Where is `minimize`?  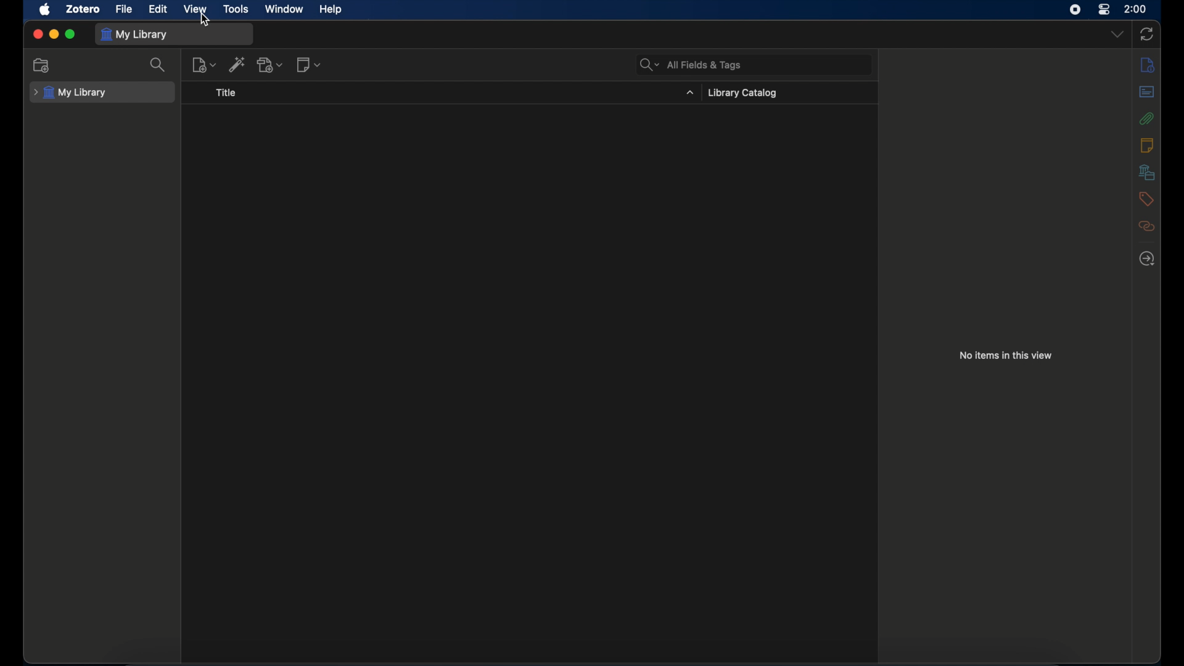 minimize is located at coordinates (53, 33).